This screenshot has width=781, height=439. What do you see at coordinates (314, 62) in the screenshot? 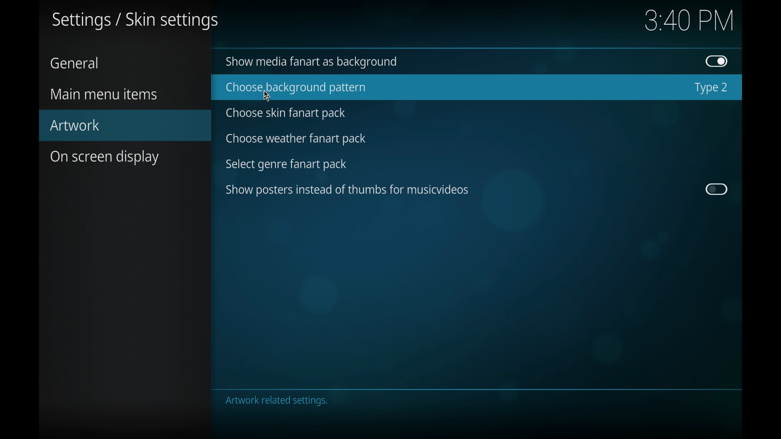
I see `show media fan art as background` at bounding box center [314, 62].